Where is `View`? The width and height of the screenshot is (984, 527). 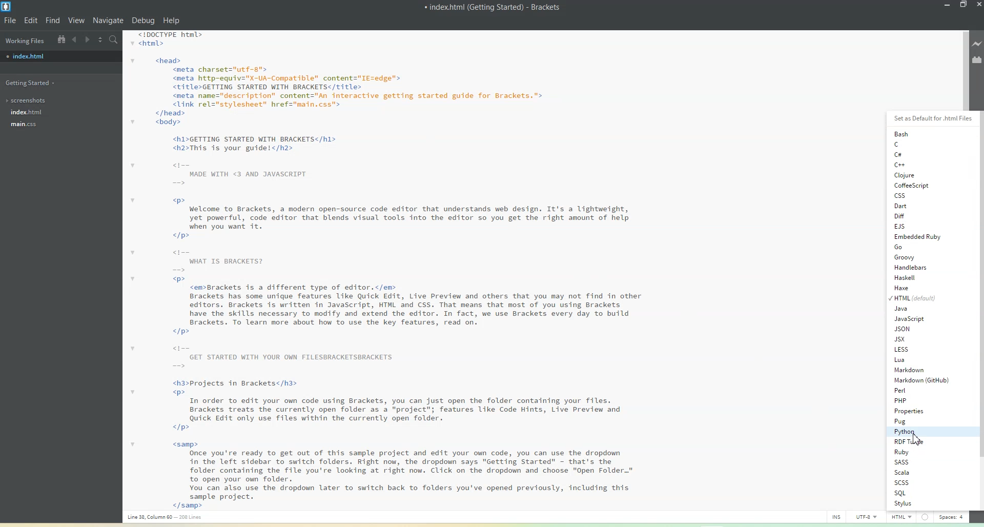 View is located at coordinates (77, 20).